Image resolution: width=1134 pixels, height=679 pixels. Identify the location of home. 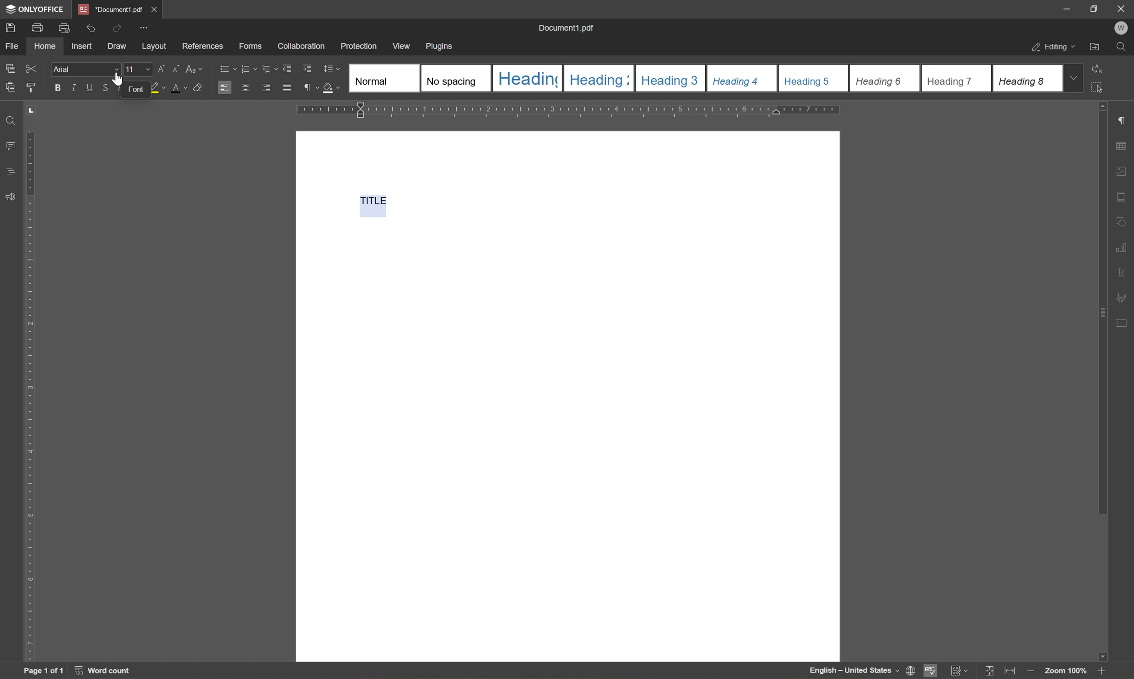
(46, 45).